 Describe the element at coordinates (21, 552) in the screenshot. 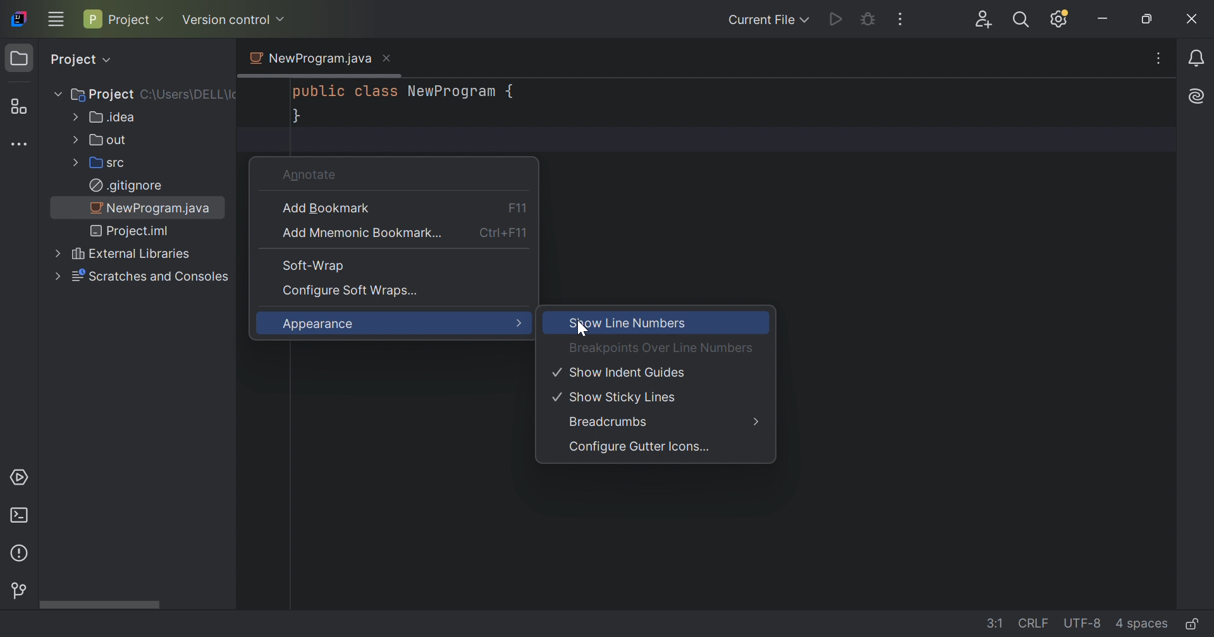

I see `Problems` at that location.